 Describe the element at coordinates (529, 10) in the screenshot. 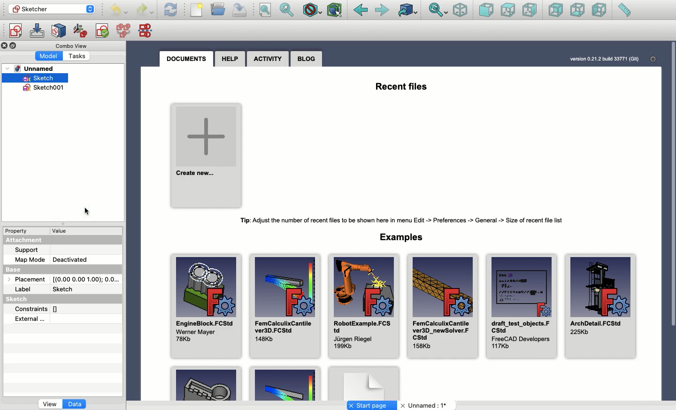

I see `Right` at that location.